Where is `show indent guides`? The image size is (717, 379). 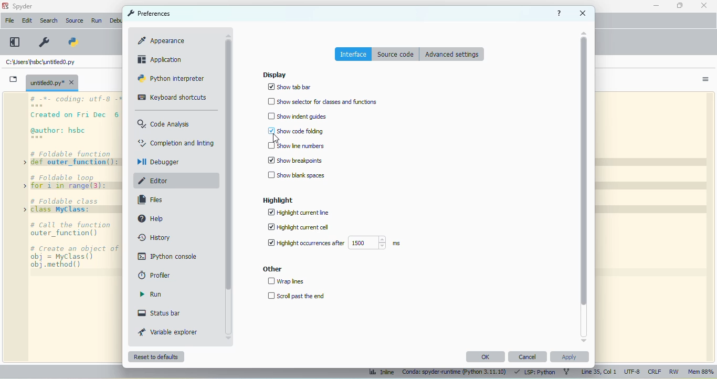 show indent guides is located at coordinates (297, 116).